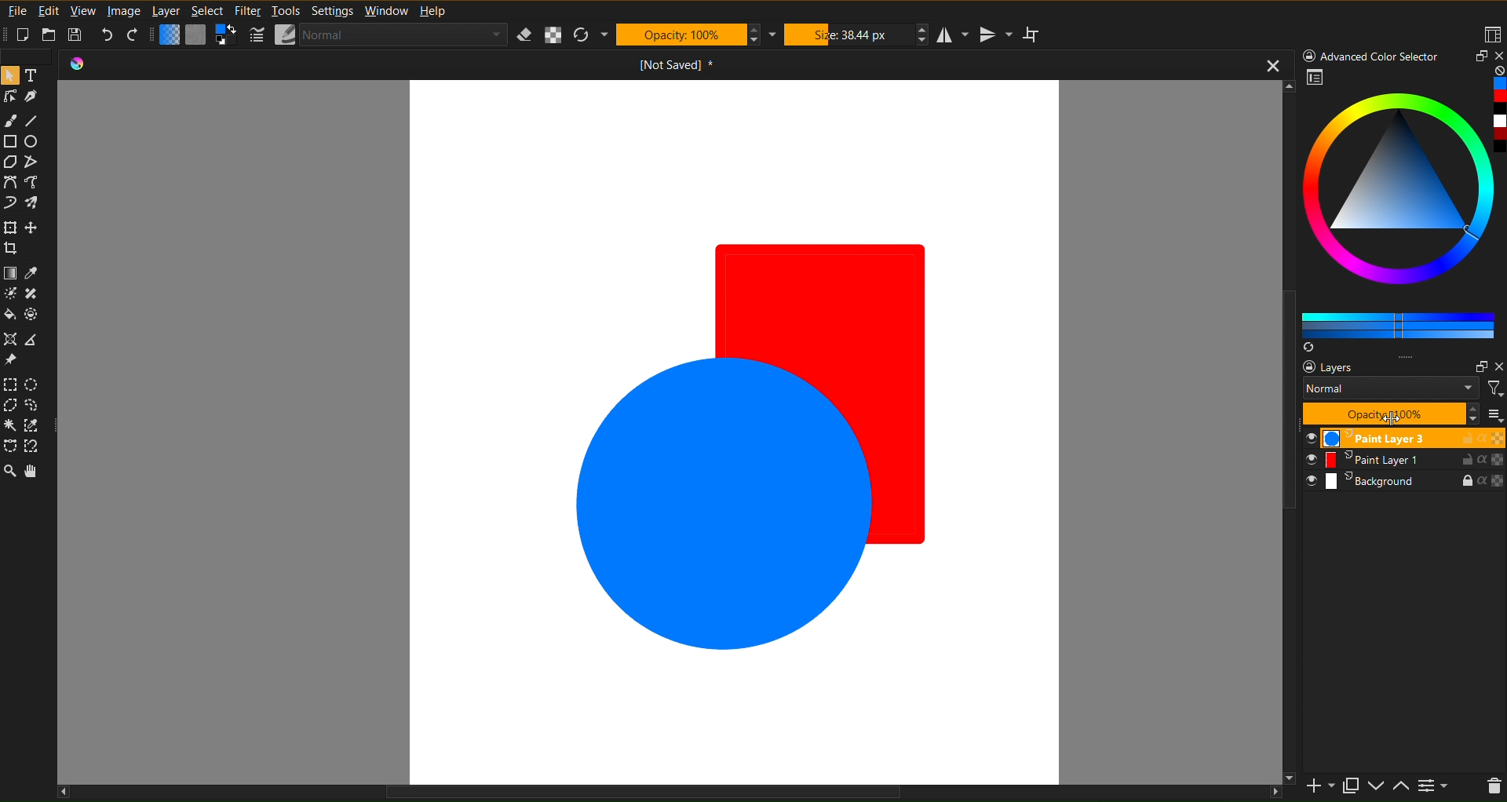  I want to click on Move Tool, so click(11, 247).